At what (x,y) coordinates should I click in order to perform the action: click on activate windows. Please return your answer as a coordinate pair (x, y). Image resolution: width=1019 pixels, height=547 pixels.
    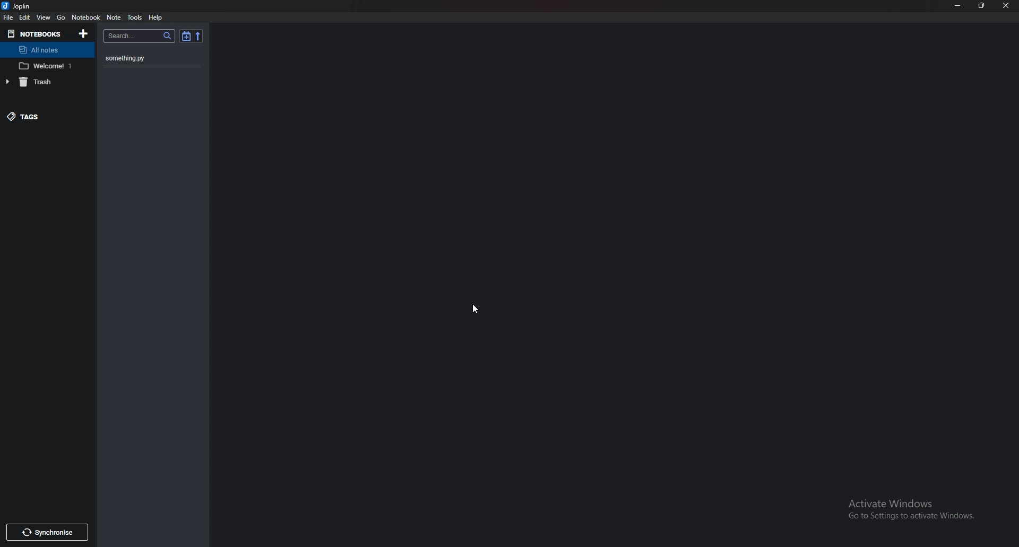
    Looking at the image, I should click on (910, 515).